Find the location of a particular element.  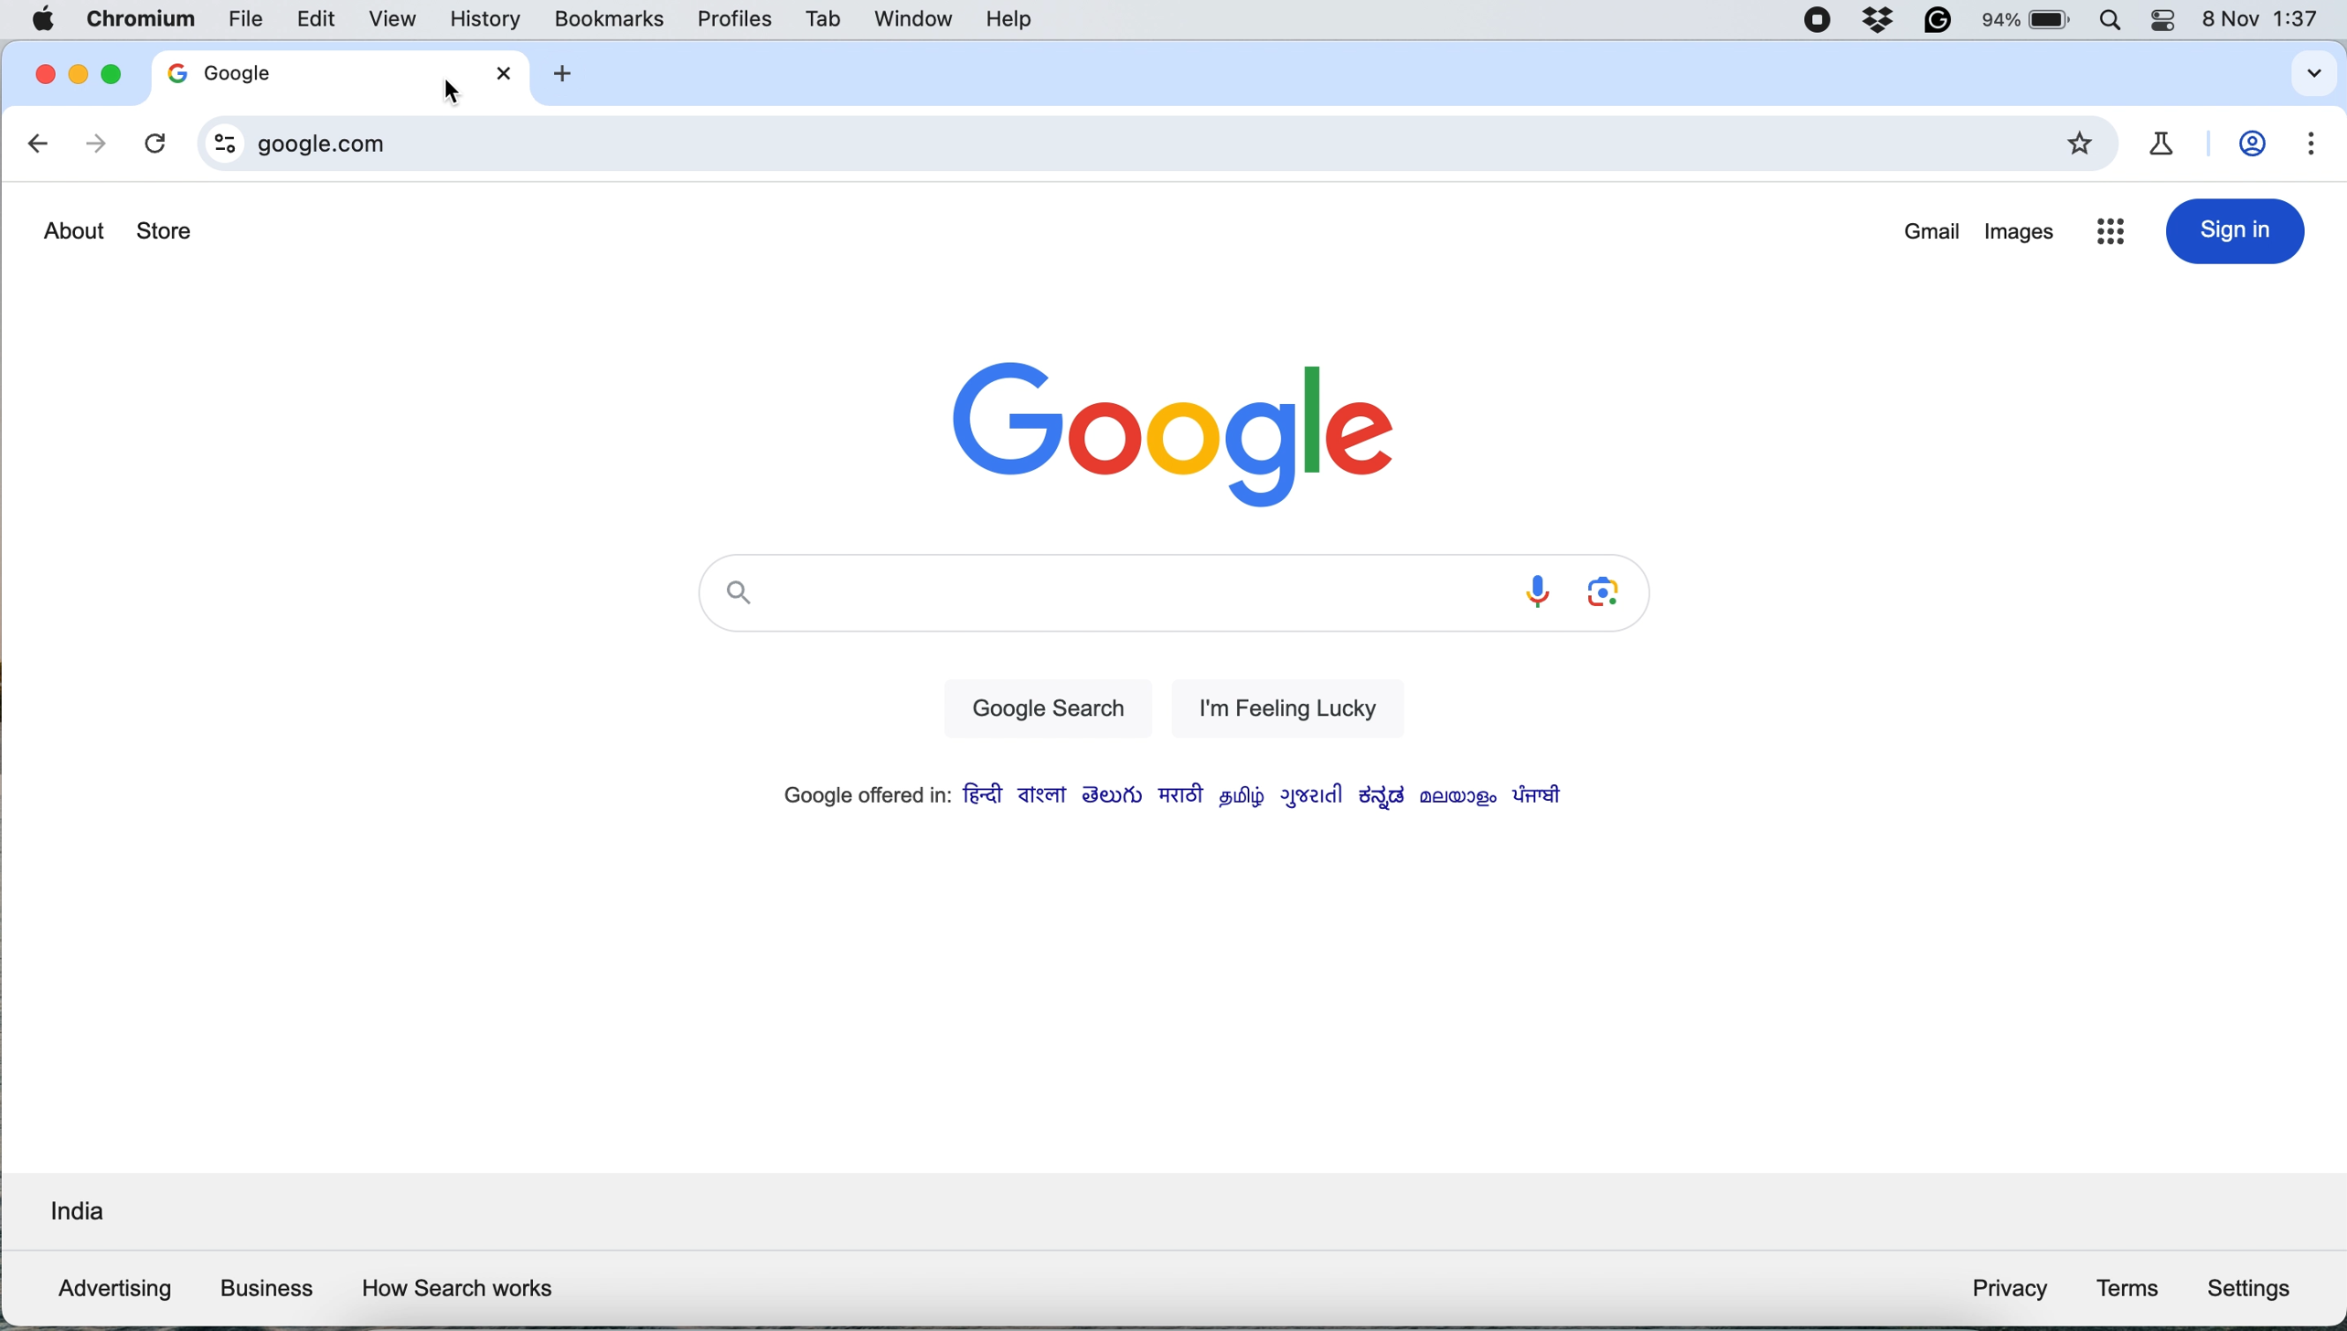

website address is located at coordinates (1136, 144).